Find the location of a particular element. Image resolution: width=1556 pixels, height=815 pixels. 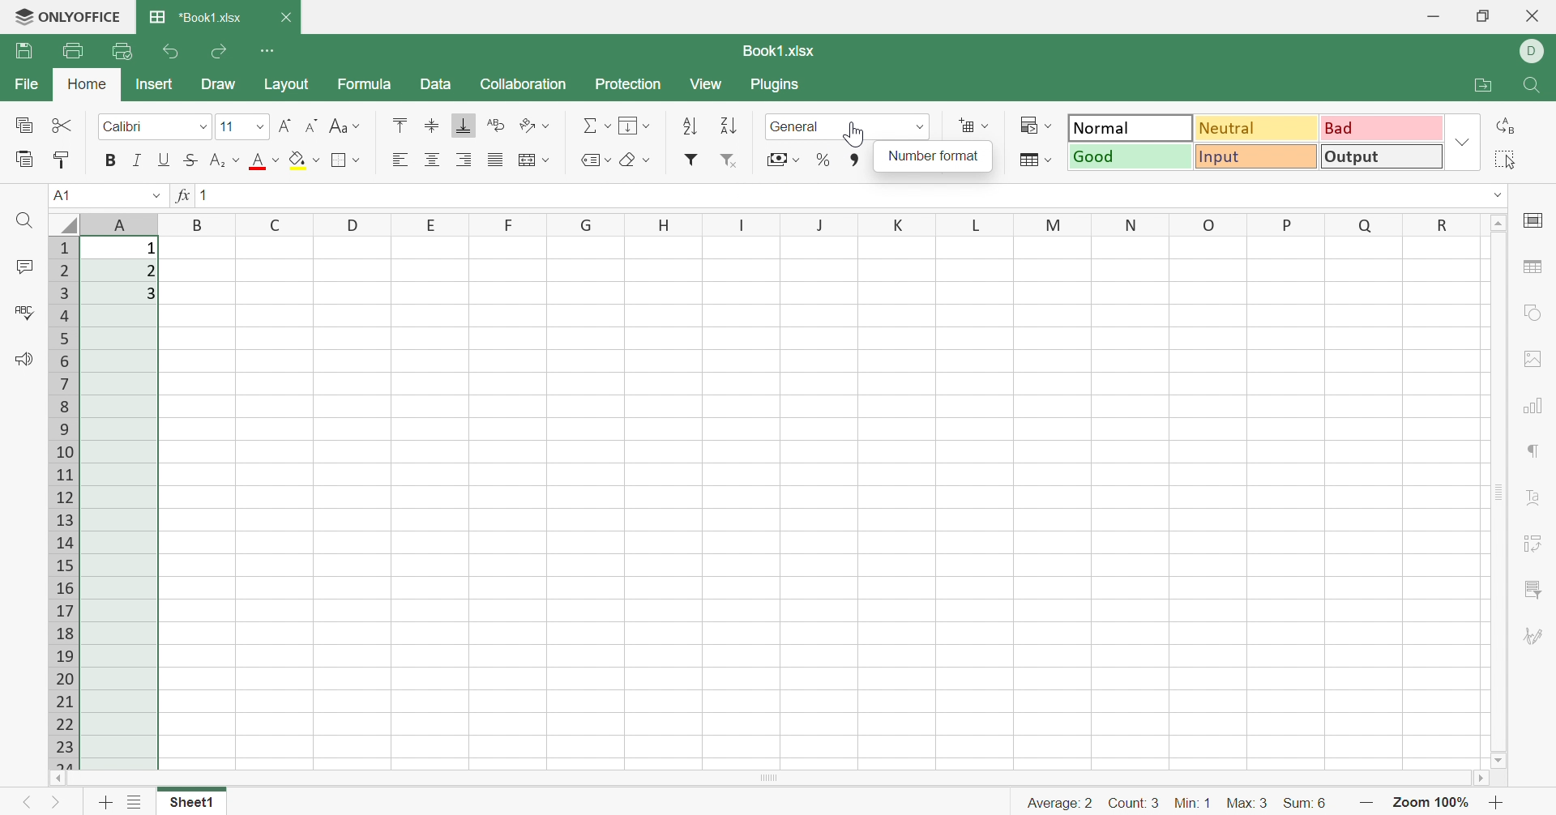

Scroll up is located at coordinates (1497, 224).